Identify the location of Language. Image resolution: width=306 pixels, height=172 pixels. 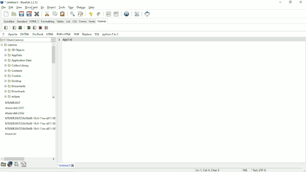
(24, 165).